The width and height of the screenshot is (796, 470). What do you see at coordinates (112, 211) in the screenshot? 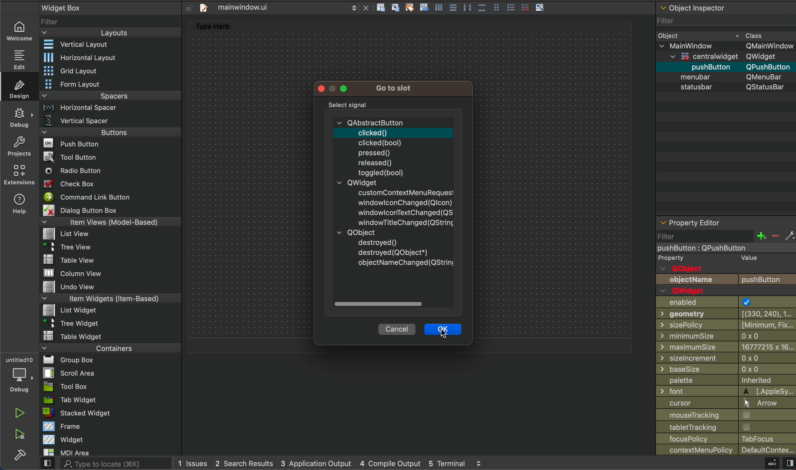
I see `dialog button` at bounding box center [112, 211].